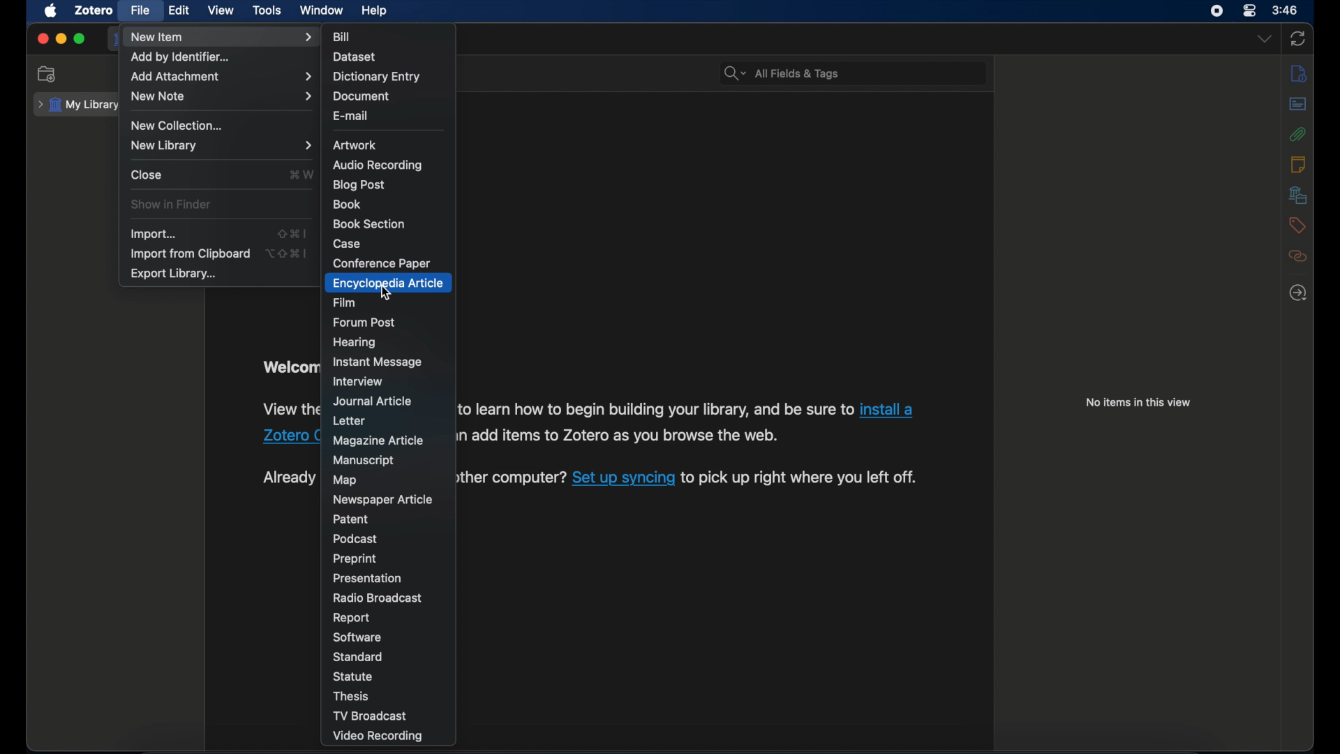  Describe the element at coordinates (345, 480) in the screenshot. I see `map` at that location.